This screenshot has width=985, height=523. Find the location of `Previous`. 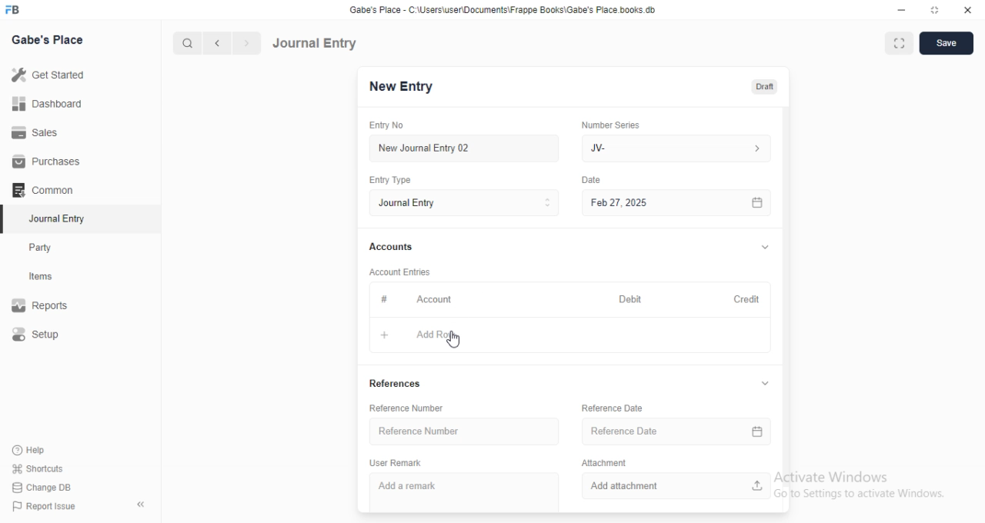

Previous is located at coordinates (218, 44).